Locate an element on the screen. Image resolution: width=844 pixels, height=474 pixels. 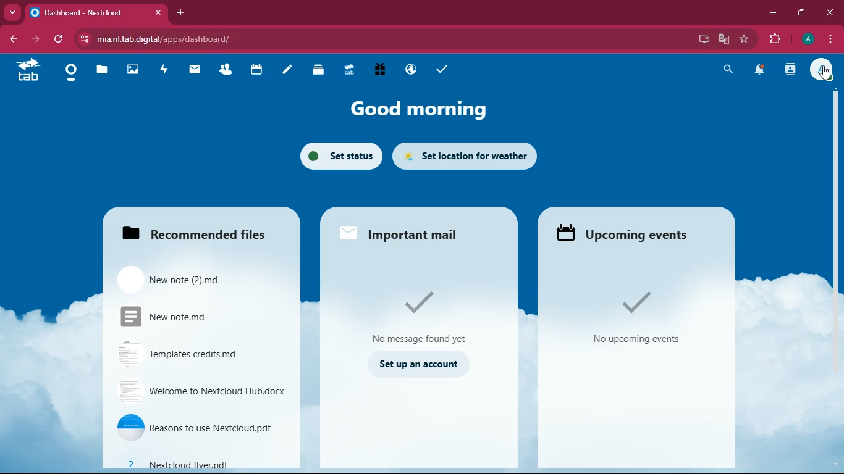
files is located at coordinates (199, 231).